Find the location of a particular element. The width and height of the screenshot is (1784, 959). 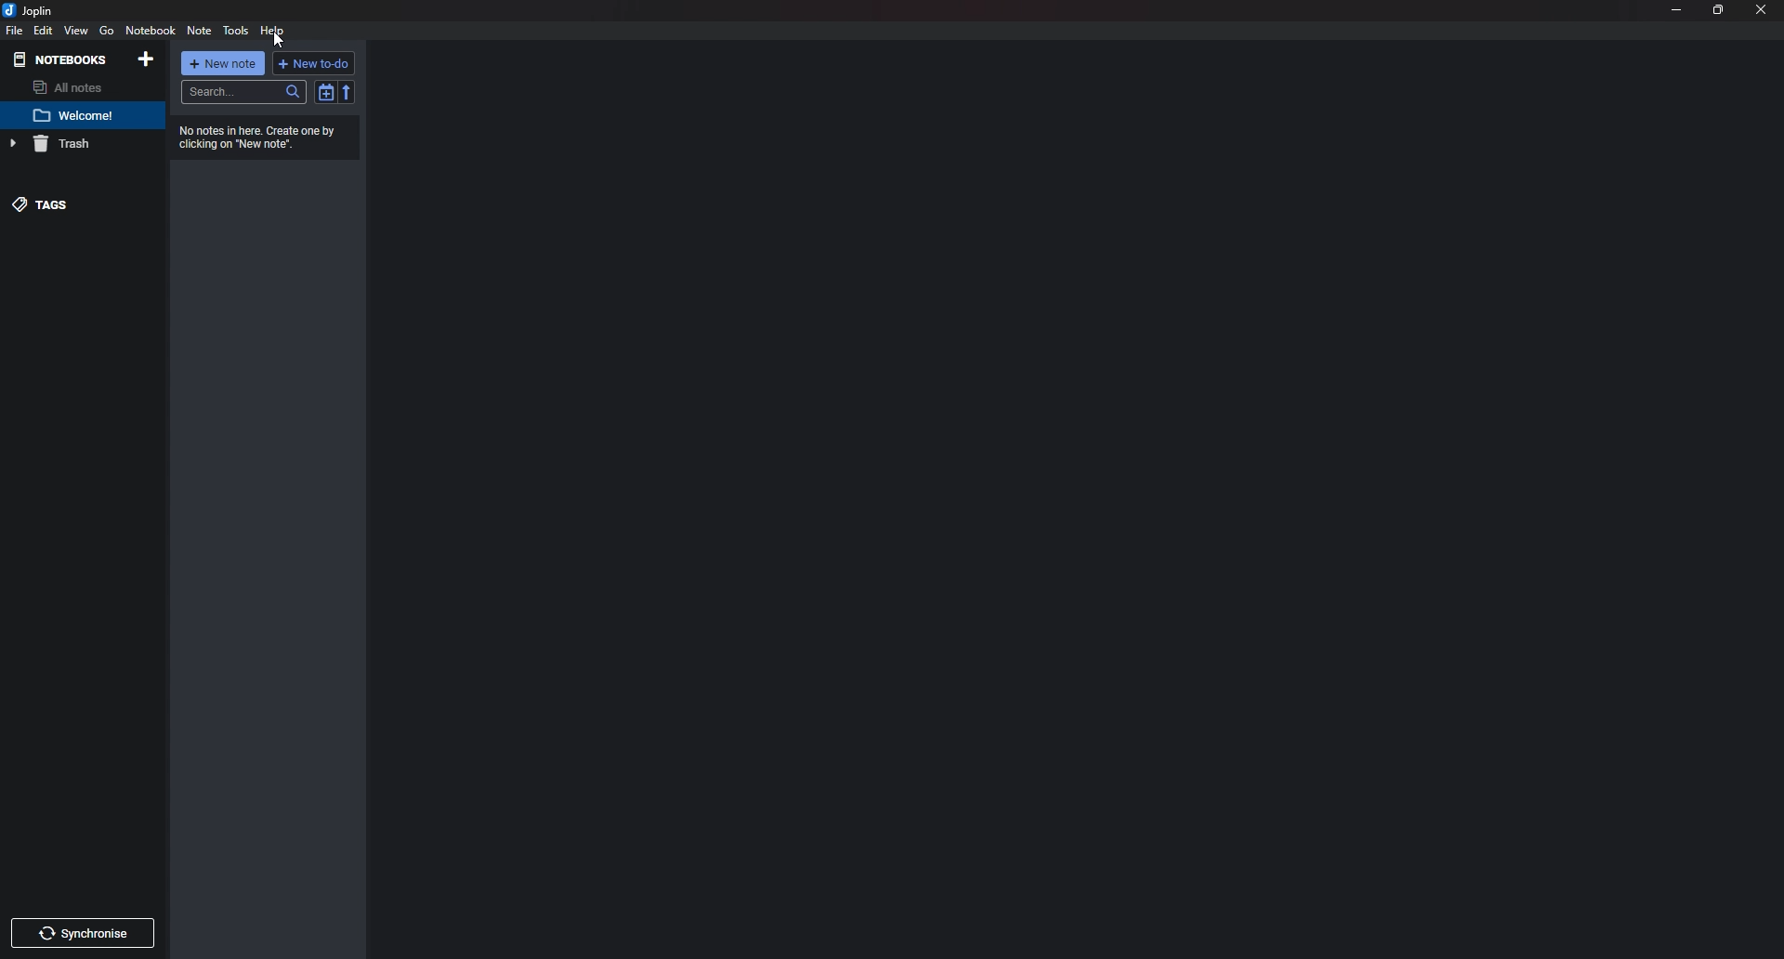

close is located at coordinates (1763, 10).